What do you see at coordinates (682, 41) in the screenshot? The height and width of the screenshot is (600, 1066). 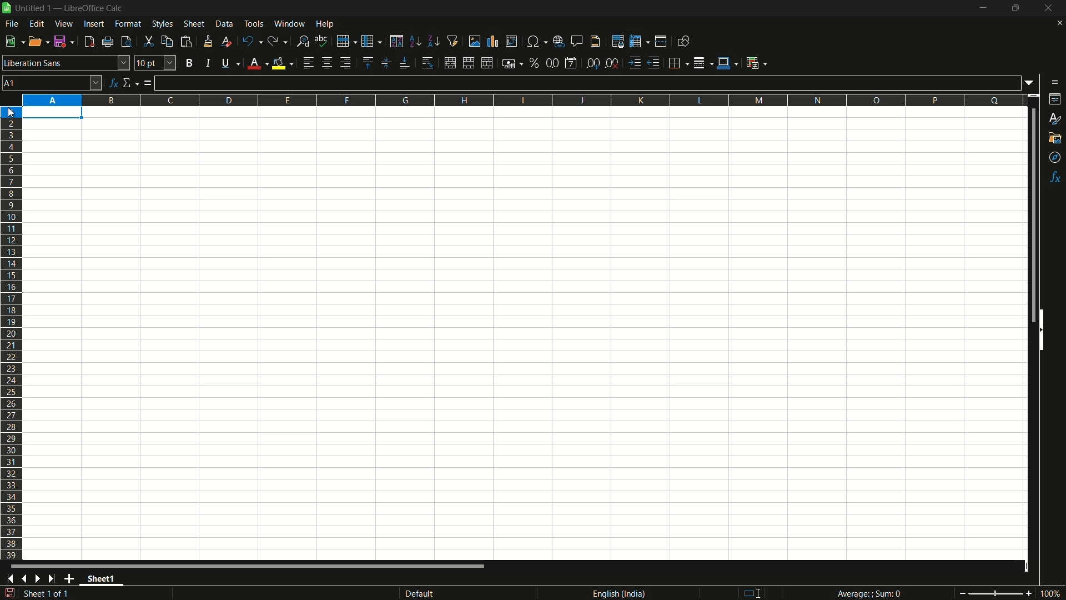 I see `show draw functions` at bounding box center [682, 41].